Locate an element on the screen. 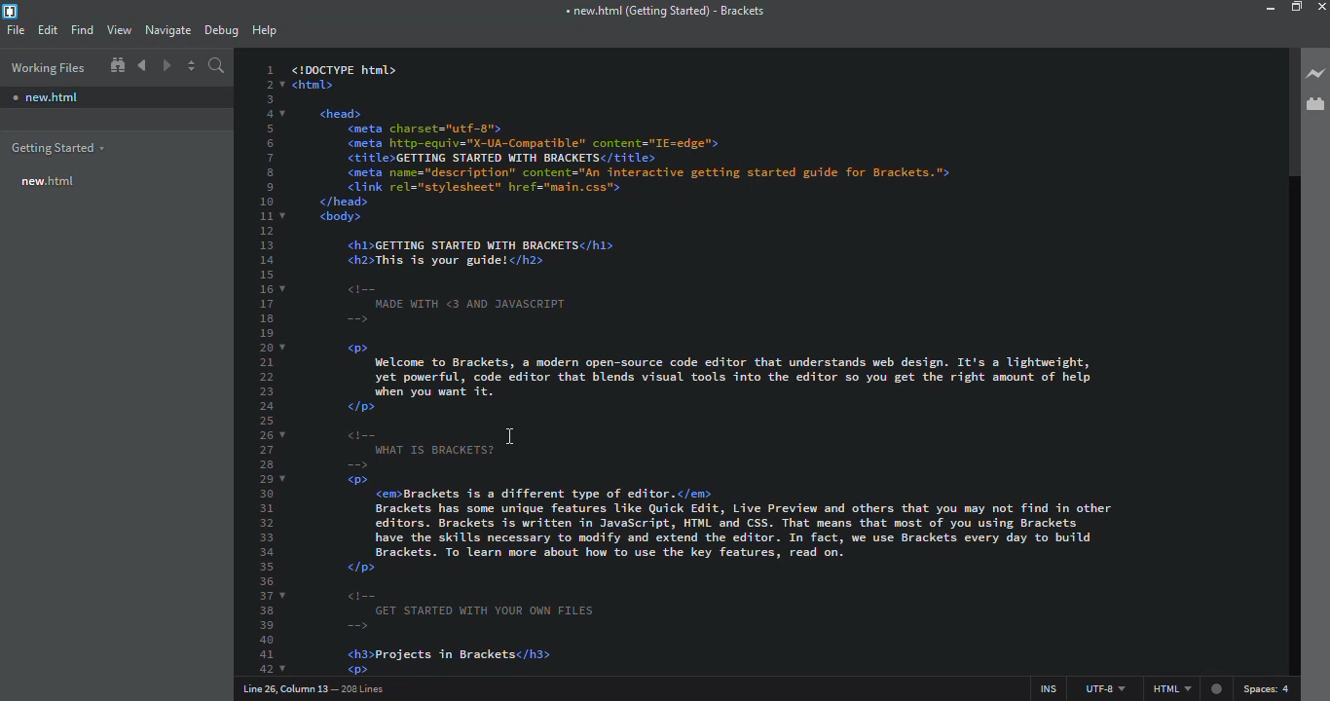 The width and height of the screenshot is (1330, 701). test code is located at coordinates (778, 361).